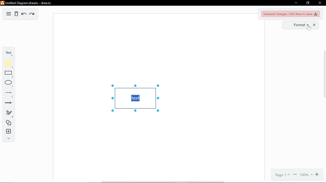  Describe the element at coordinates (7, 94) in the screenshot. I see `lines` at that location.